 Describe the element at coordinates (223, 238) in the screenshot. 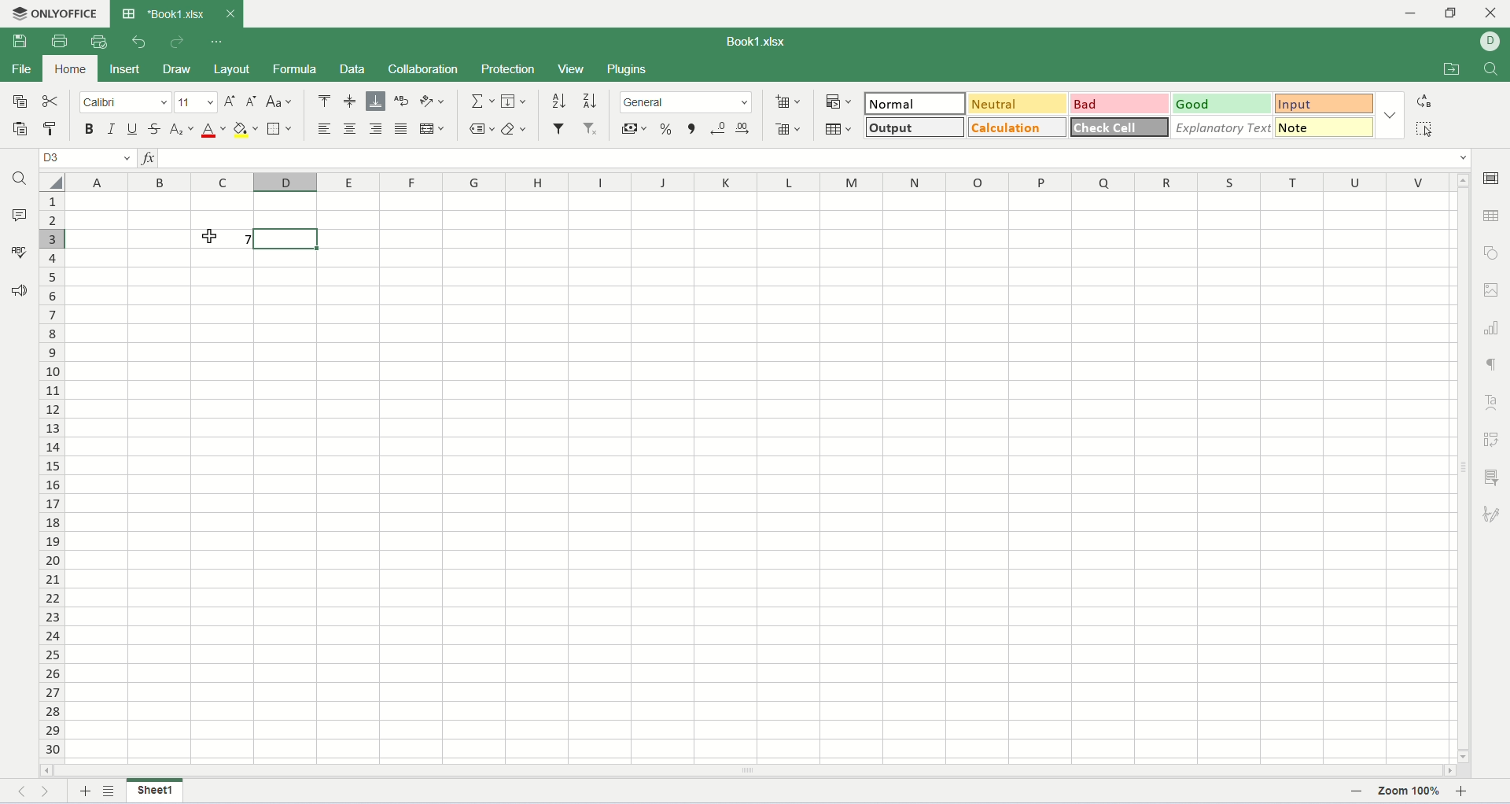

I see `text` at that location.